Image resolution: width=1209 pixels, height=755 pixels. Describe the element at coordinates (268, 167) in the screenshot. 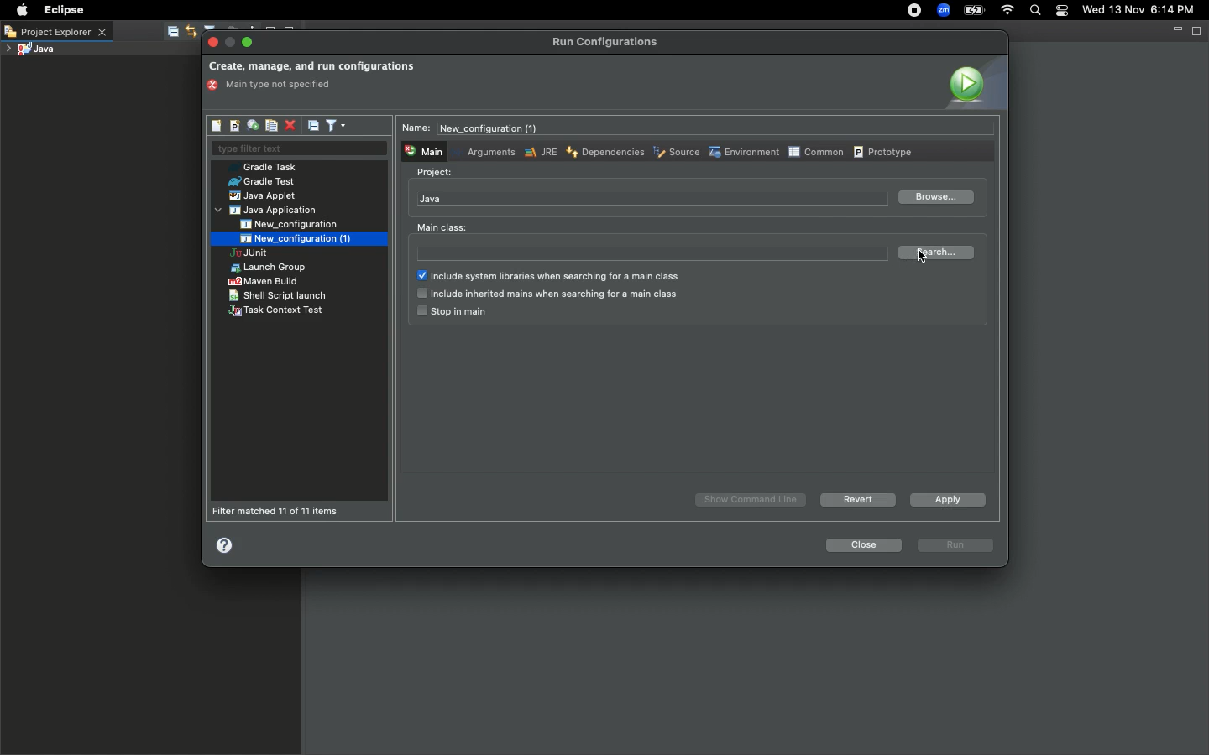

I see `Gradle task` at that location.